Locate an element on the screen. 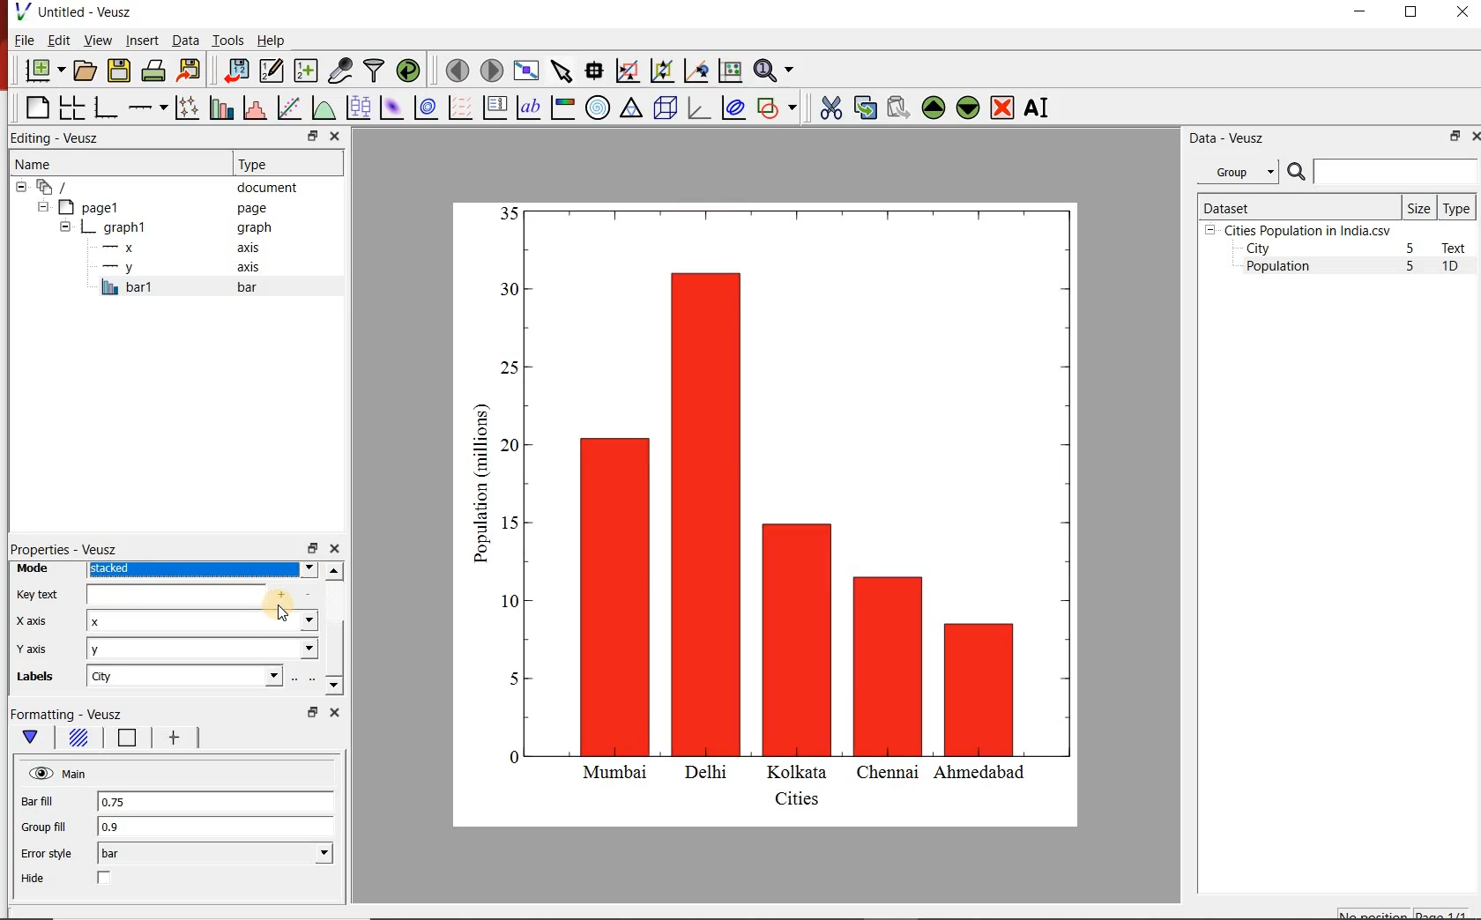 This screenshot has width=1481, height=920. graph1 is located at coordinates (168, 227).